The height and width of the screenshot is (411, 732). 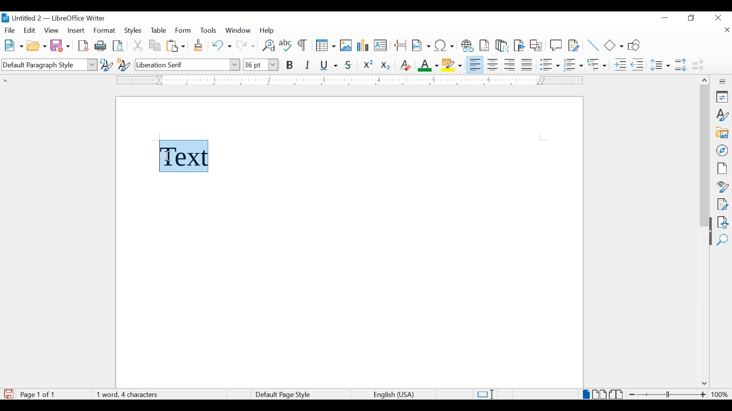 I want to click on insert text box, so click(x=380, y=45).